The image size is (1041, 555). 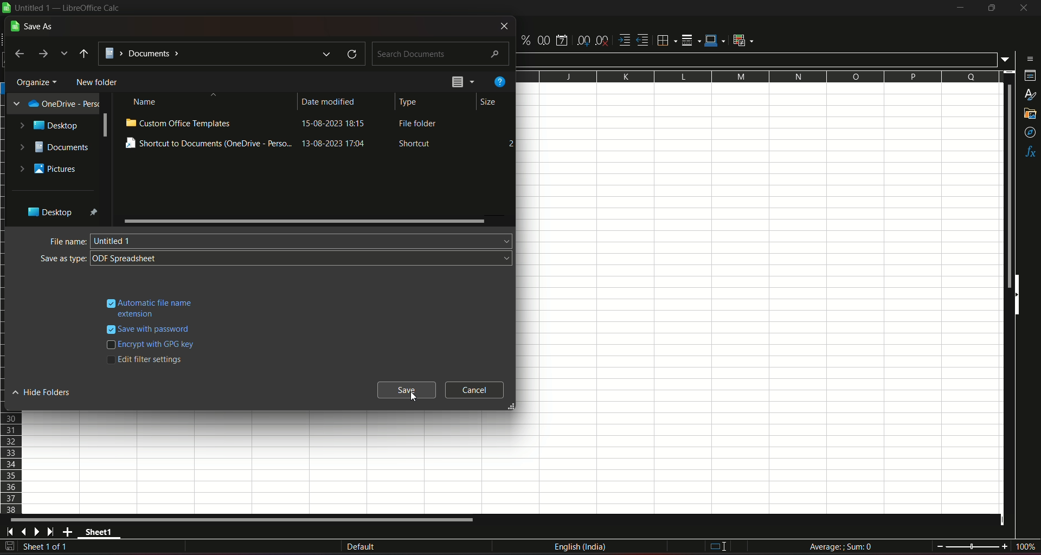 I want to click on automatic file name extension, so click(x=157, y=307).